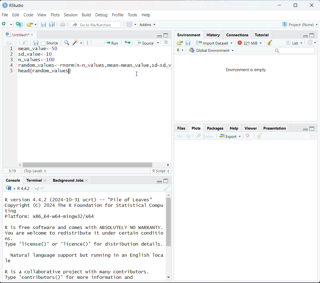 This screenshot has width=320, height=283. Describe the element at coordinates (312, 35) in the screenshot. I see `maximize` at that location.